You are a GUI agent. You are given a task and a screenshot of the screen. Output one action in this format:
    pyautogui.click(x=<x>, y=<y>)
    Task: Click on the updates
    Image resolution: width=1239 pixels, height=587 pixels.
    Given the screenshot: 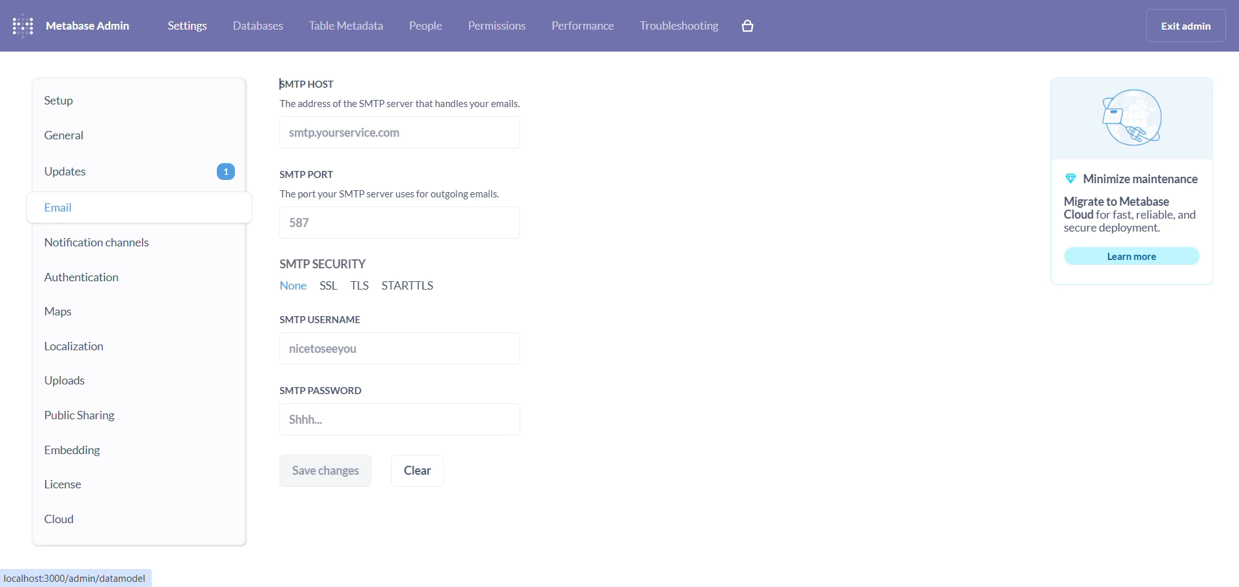 What is the action you would take?
    pyautogui.click(x=125, y=172)
    